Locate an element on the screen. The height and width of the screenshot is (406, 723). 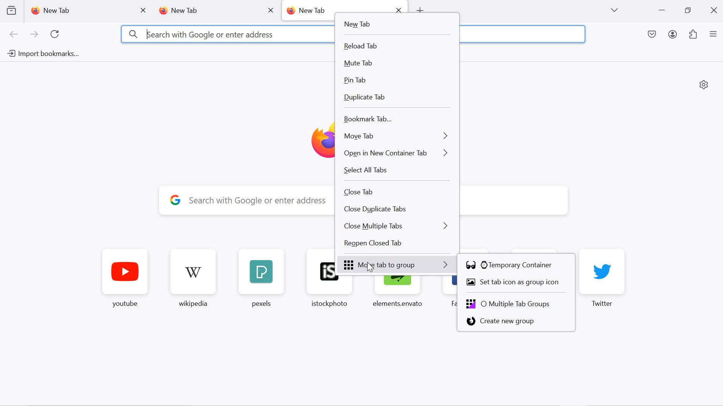
3 kearch with Google or enter address is located at coordinates (201, 34).